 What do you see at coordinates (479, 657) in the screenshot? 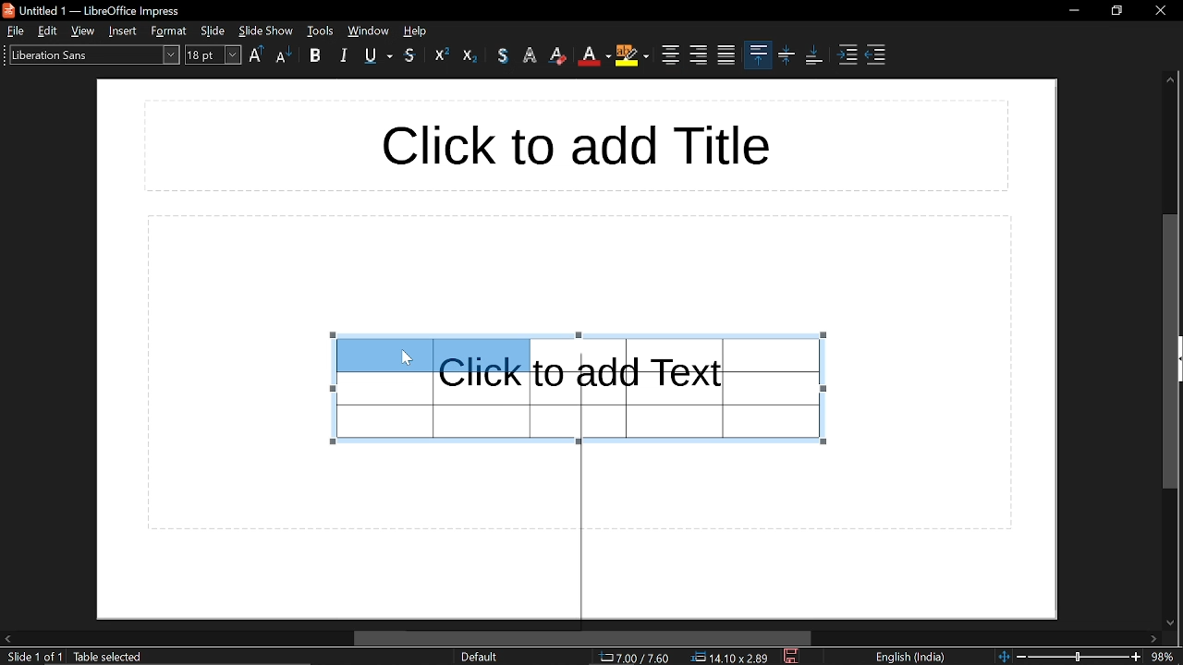
I see `slide format` at bounding box center [479, 657].